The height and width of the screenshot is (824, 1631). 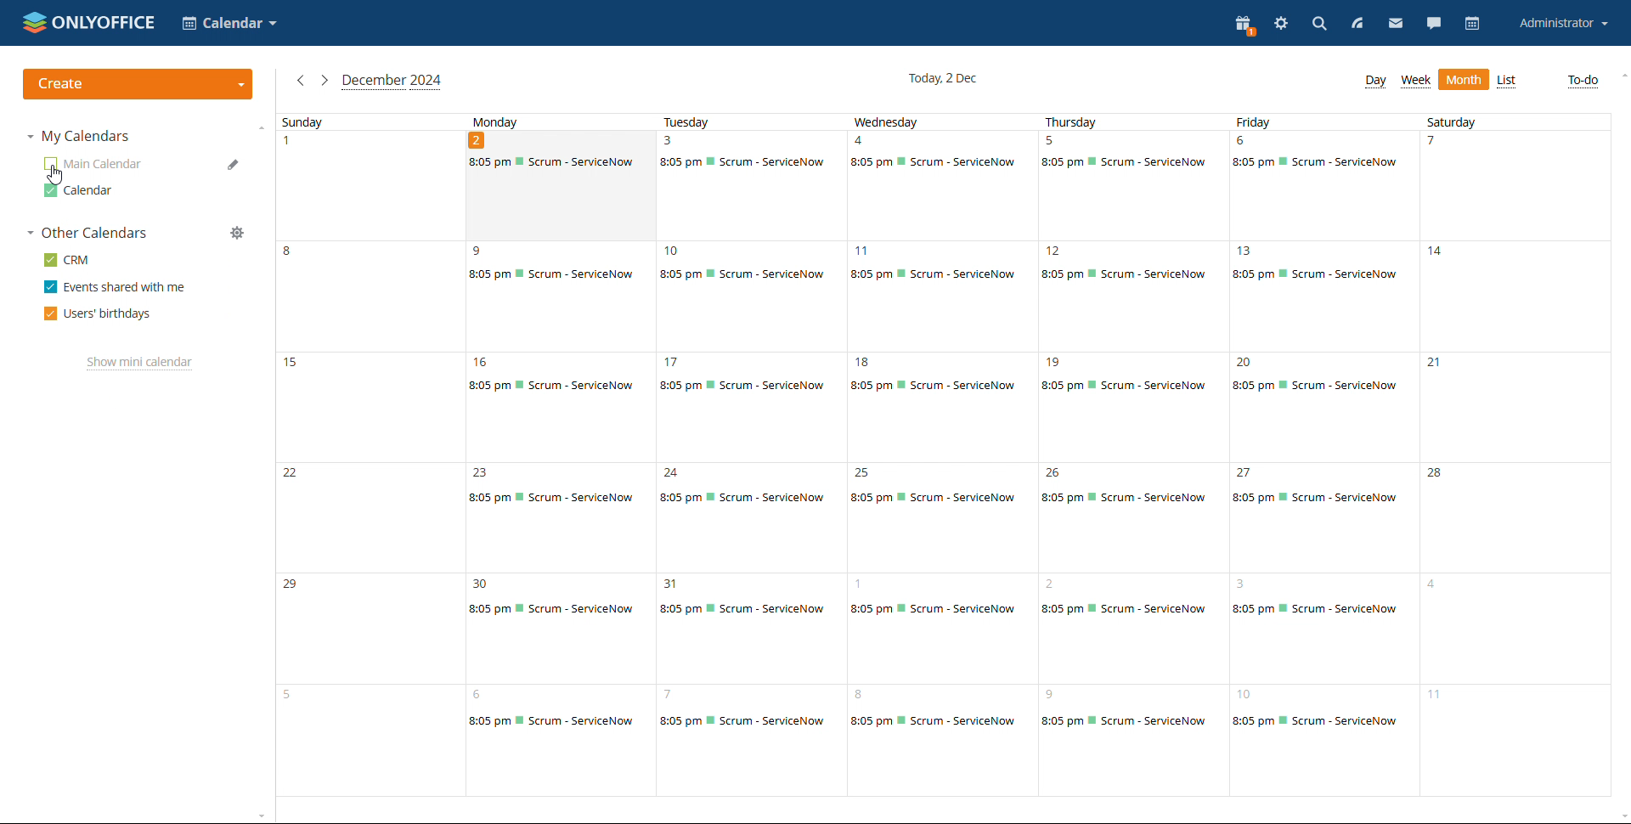 What do you see at coordinates (1328, 454) in the screenshot?
I see `friday` at bounding box center [1328, 454].